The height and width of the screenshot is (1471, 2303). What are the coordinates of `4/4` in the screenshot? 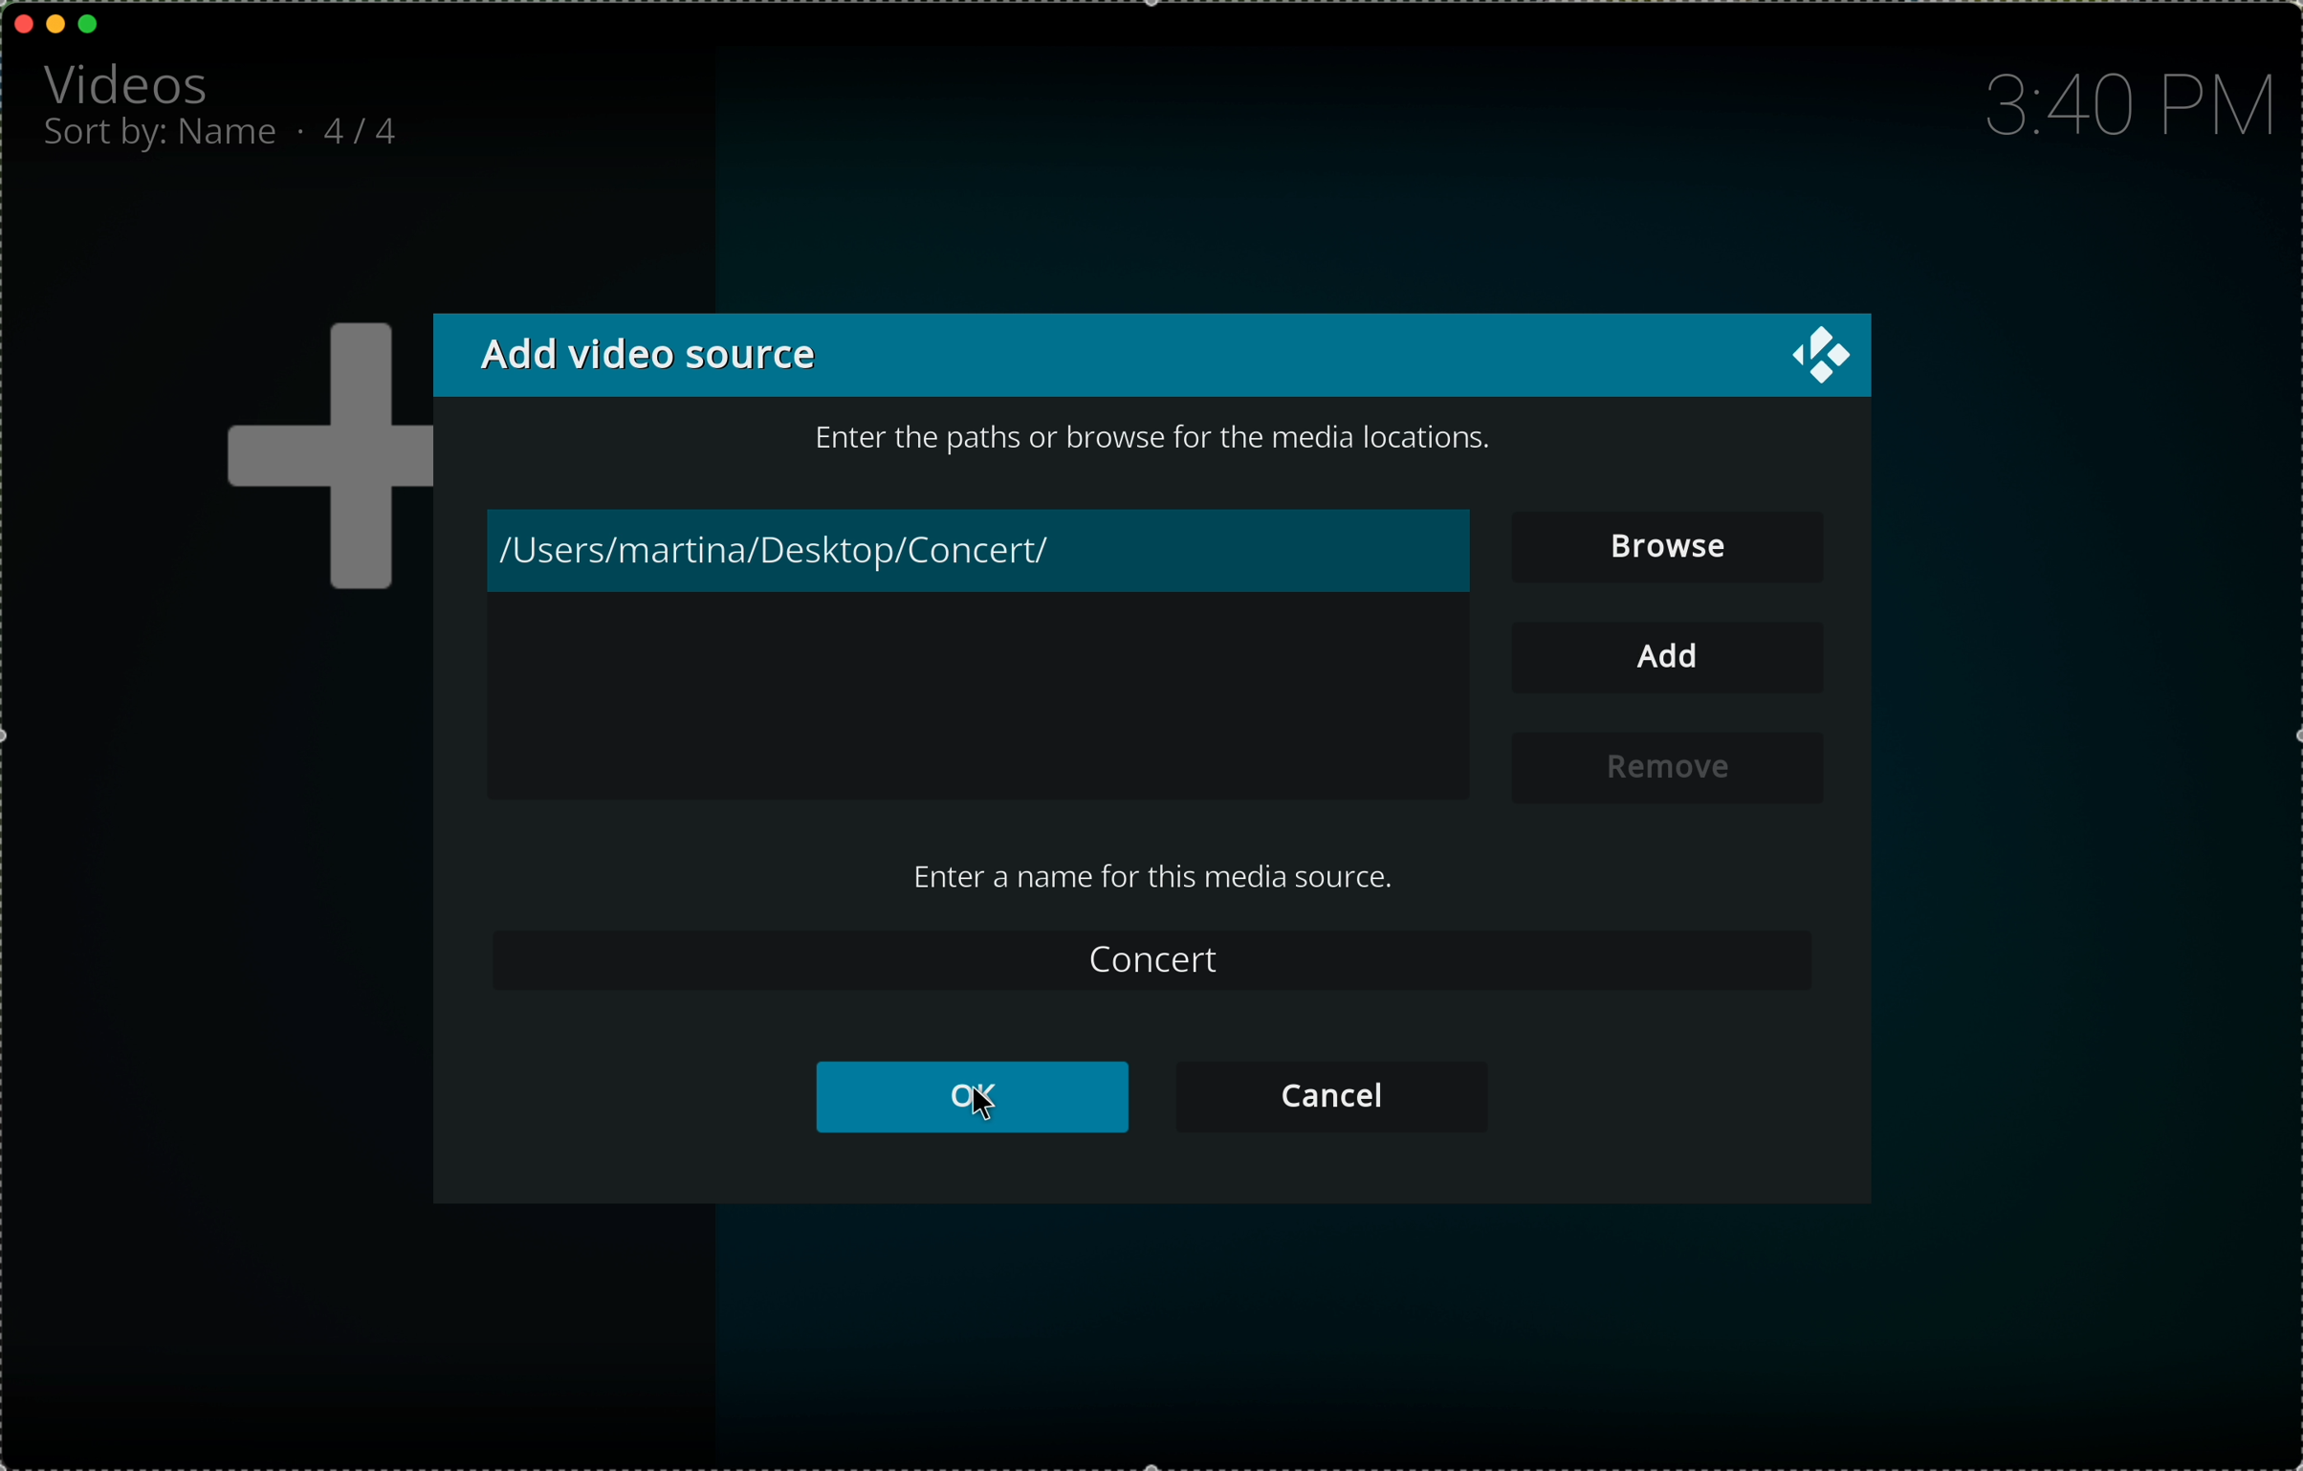 It's located at (370, 128).